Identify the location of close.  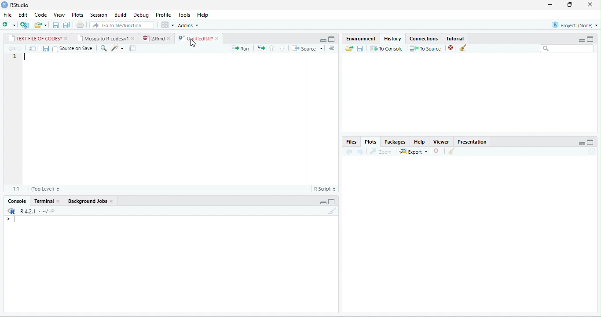
(590, 4).